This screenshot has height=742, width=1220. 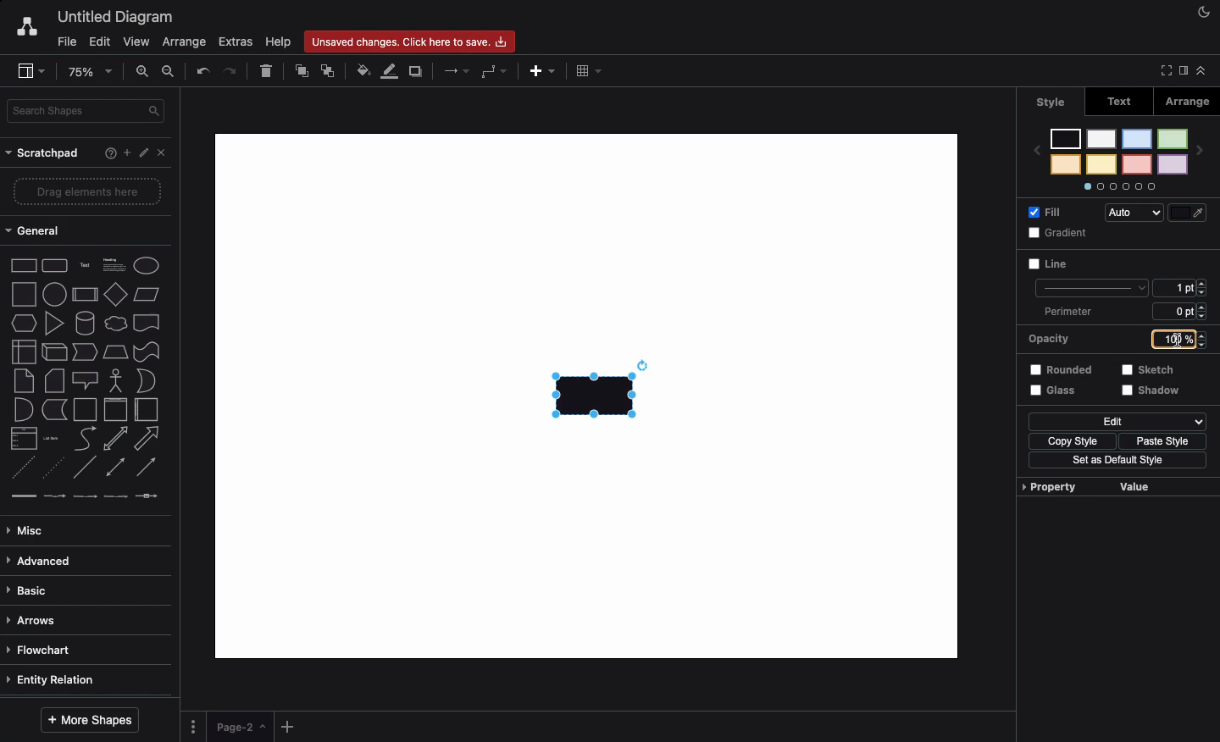 I want to click on or, so click(x=150, y=380).